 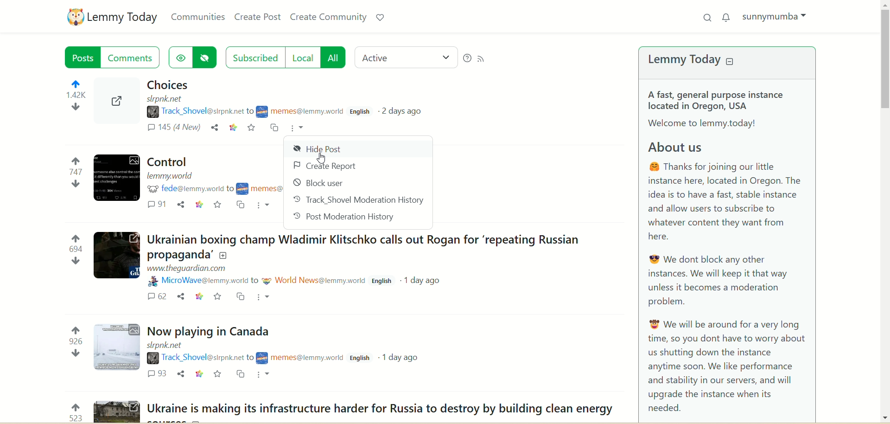 What do you see at coordinates (181, 204) in the screenshot?
I see `share` at bounding box center [181, 204].